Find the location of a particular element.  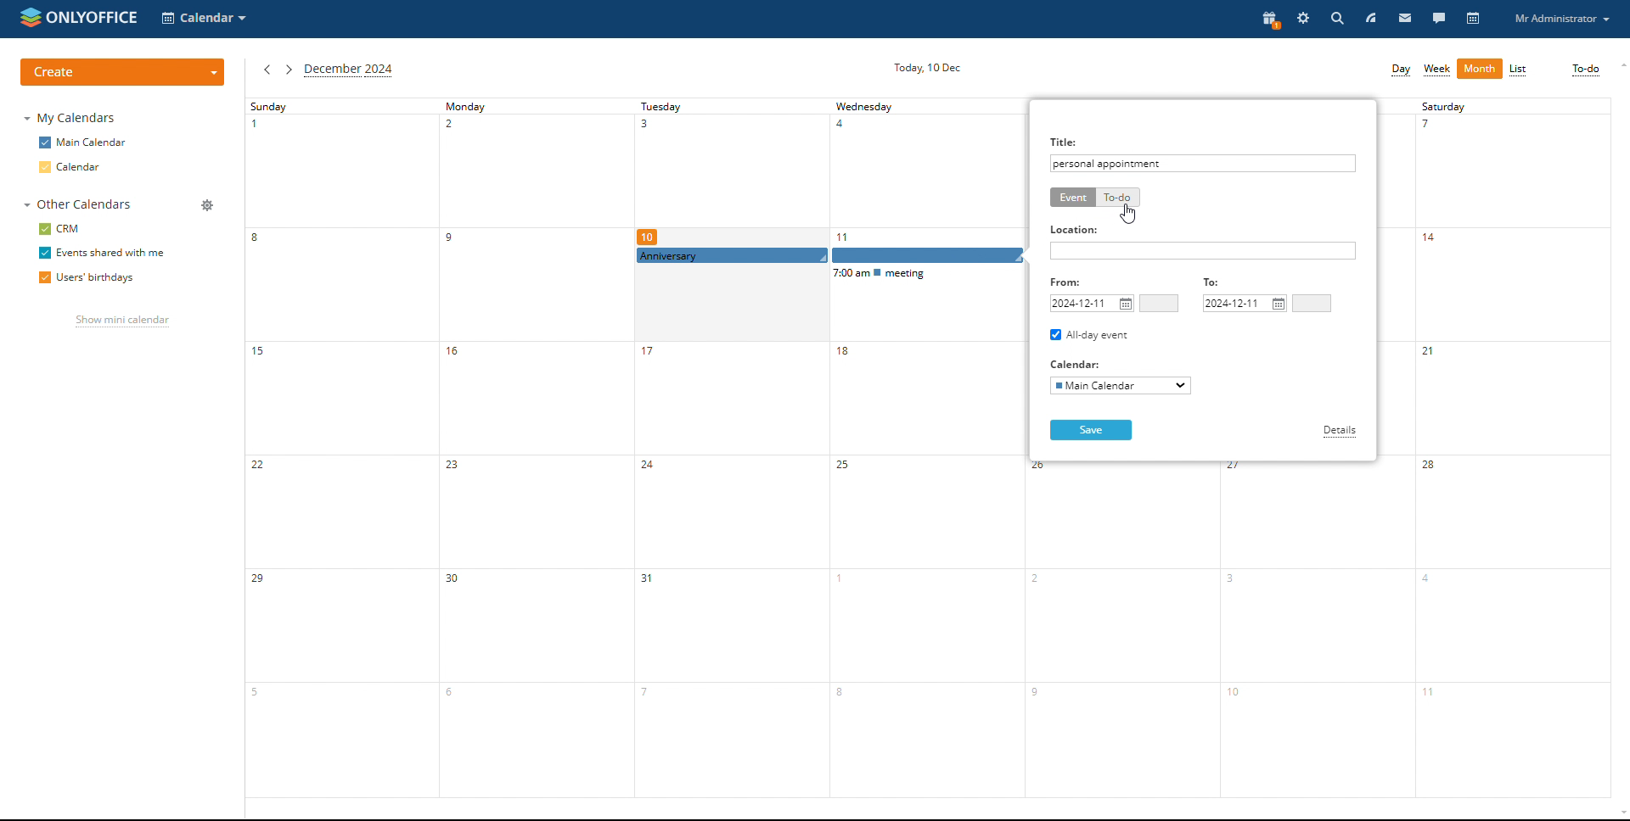

profile is located at coordinates (1564, 19).